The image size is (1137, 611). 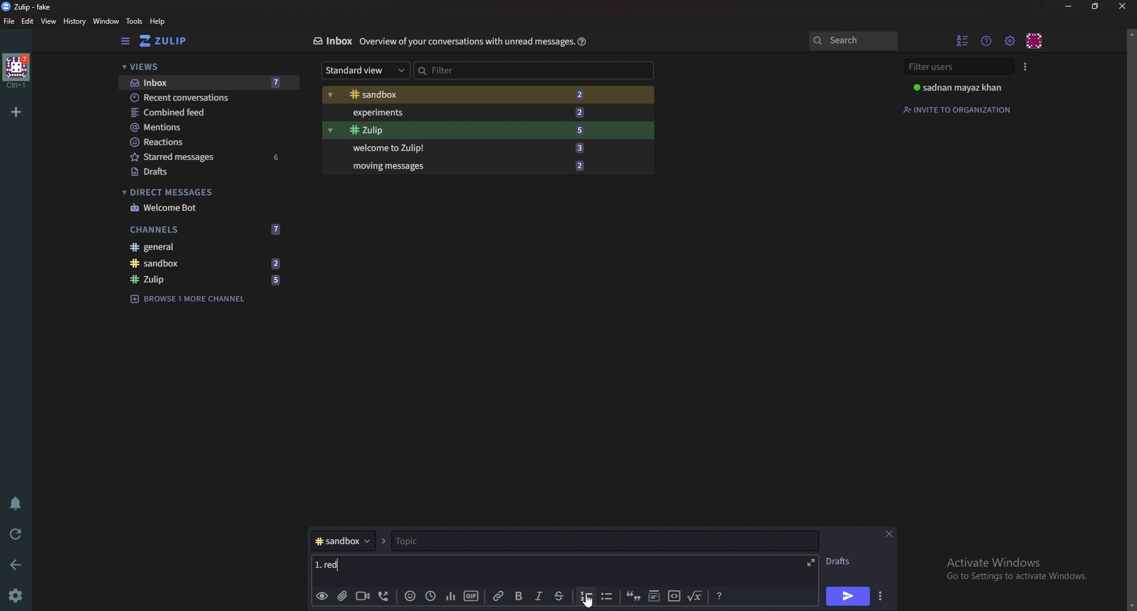 What do you see at coordinates (464, 130) in the screenshot?
I see `Zulip` at bounding box center [464, 130].